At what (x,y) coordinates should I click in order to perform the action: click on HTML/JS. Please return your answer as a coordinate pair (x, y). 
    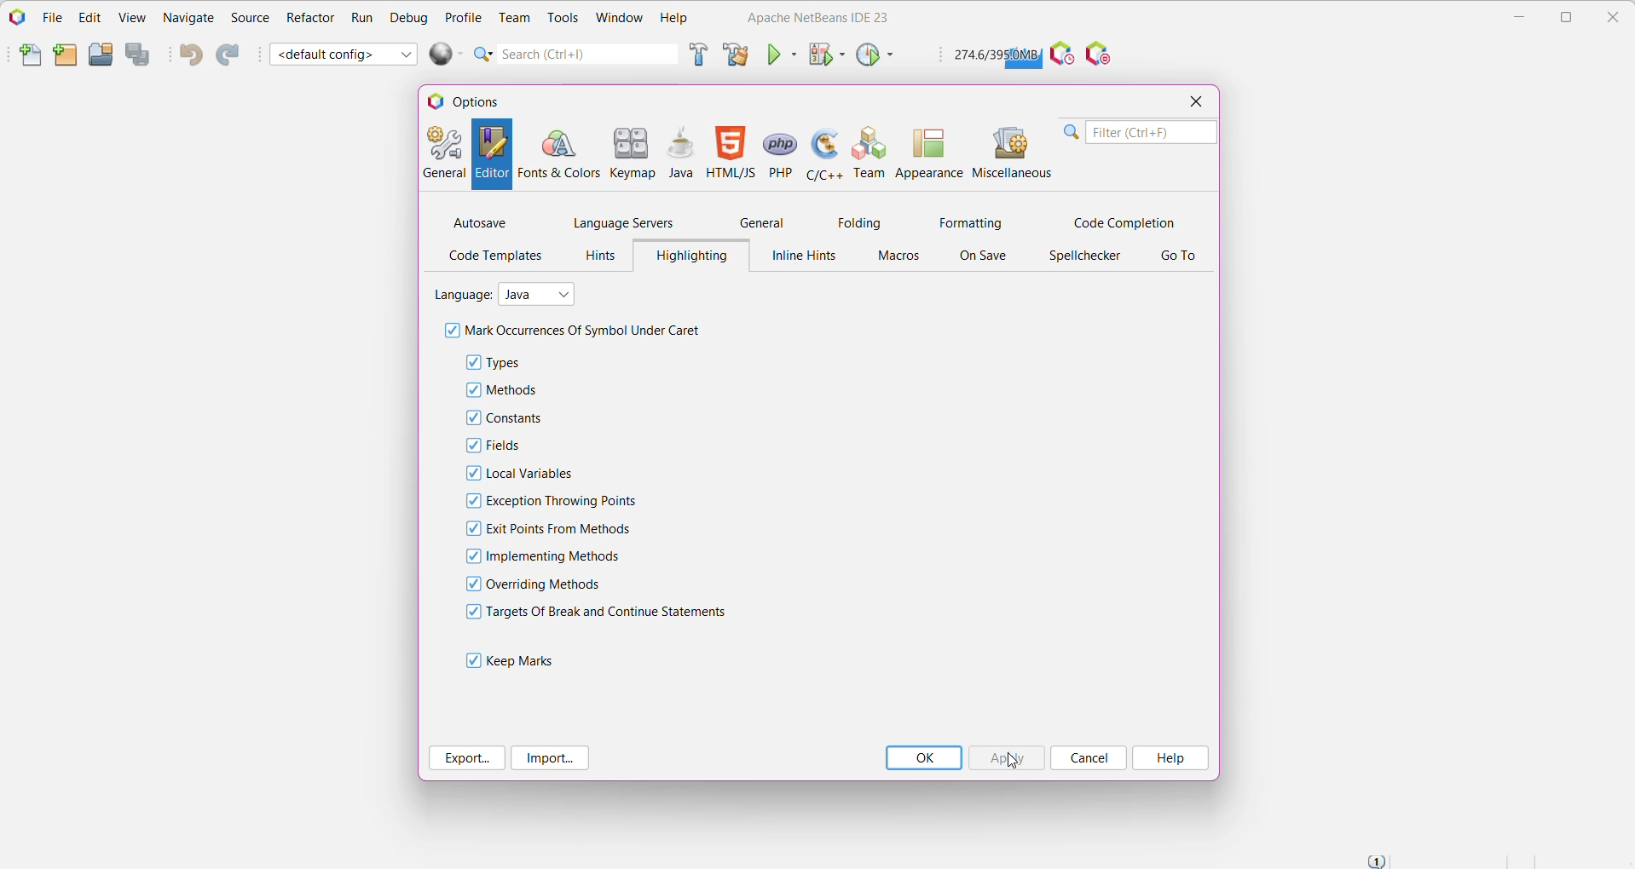
    Looking at the image, I should click on (730, 153).